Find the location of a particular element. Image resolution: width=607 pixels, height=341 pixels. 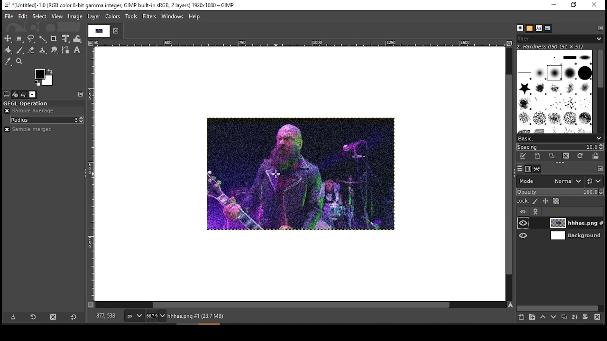

unified transform tool is located at coordinates (65, 38).